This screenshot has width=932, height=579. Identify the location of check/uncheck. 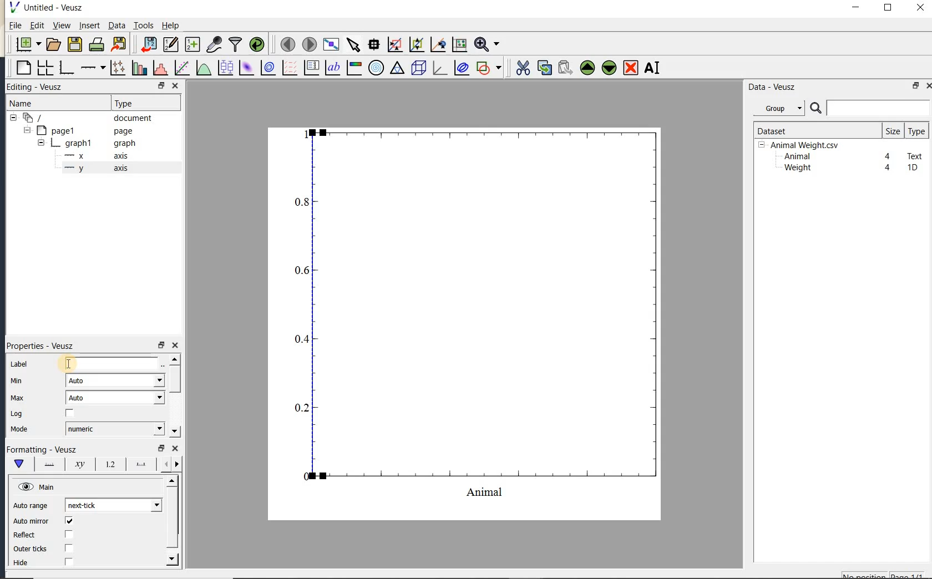
(70, 414).